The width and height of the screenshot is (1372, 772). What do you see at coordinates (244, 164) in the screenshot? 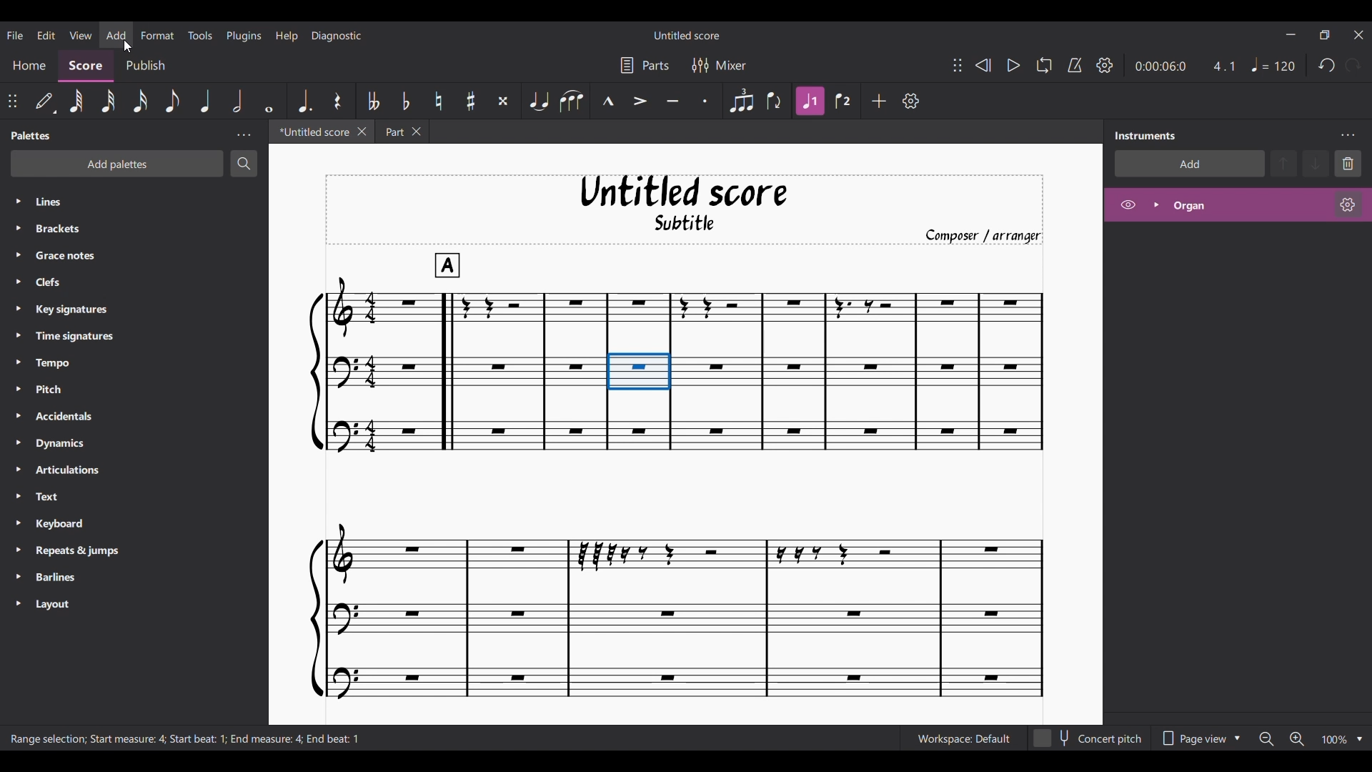
I see `Search` at bounding box center [244, 164].